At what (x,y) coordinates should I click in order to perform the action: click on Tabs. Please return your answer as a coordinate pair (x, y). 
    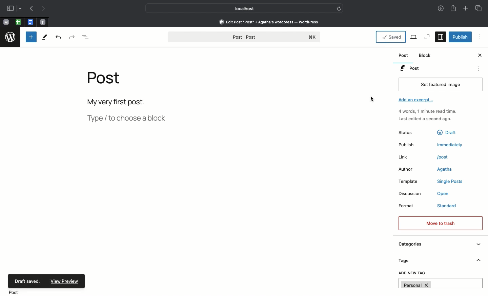
    Looking at the image, I should click on (478, 8).